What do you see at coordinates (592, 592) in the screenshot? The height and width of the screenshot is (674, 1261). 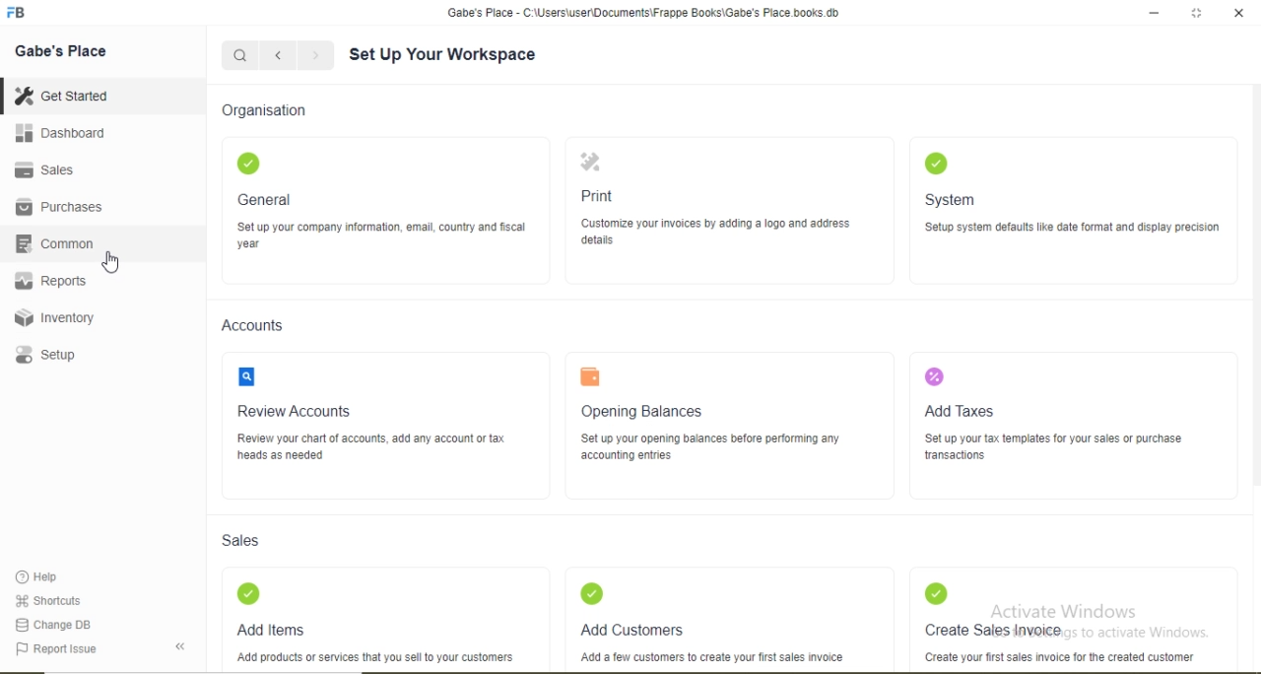 I see `Logo` at bounding box center [592, 592].